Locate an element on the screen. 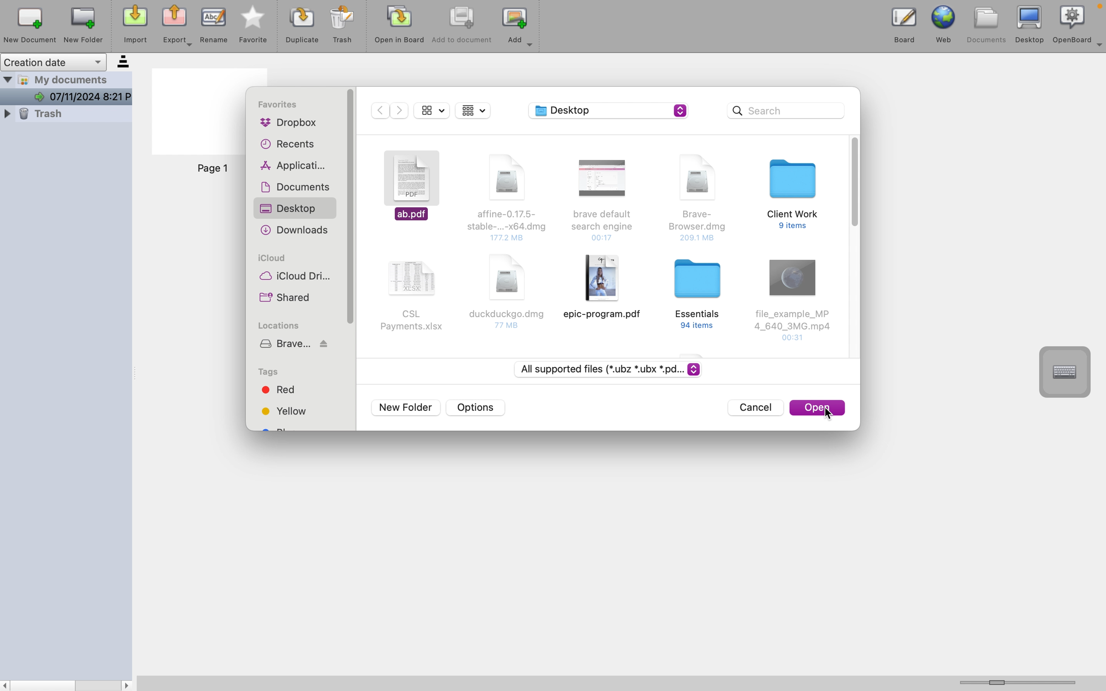 Image resolution: width=1106 pixels, height=691 pixels. new document is located at coordinates (29, 26).